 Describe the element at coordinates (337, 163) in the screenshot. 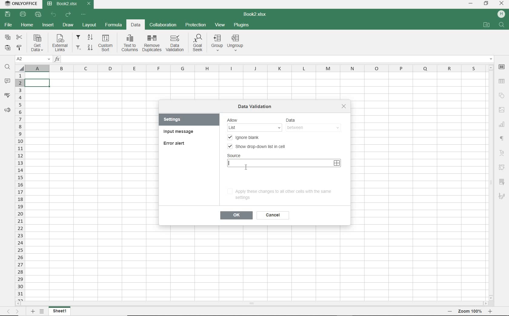

I see `SELECT DATE` at that location.